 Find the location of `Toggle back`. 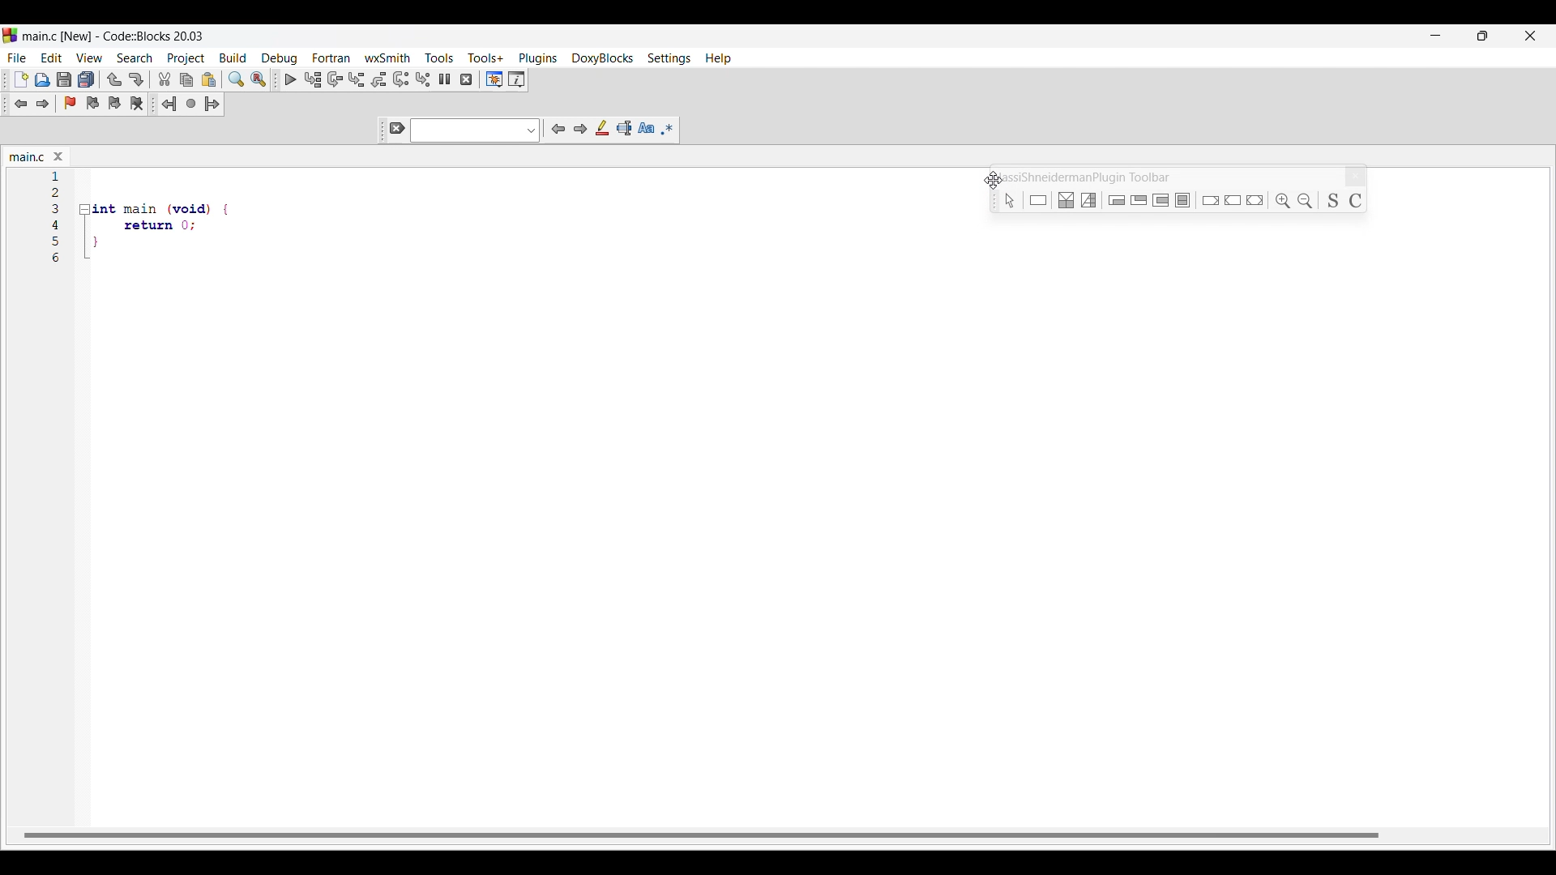

Toggle back is located at coordinates (21, 104).